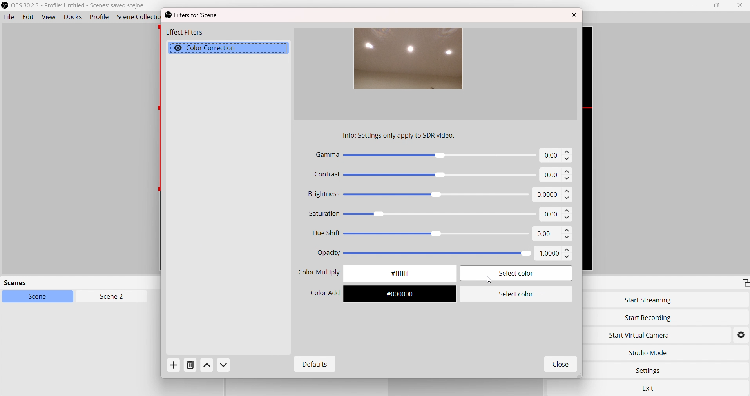  What do you see at coordinates (740, 5) in the screenshot?
I see `Close` at bounding box center [740, 5].